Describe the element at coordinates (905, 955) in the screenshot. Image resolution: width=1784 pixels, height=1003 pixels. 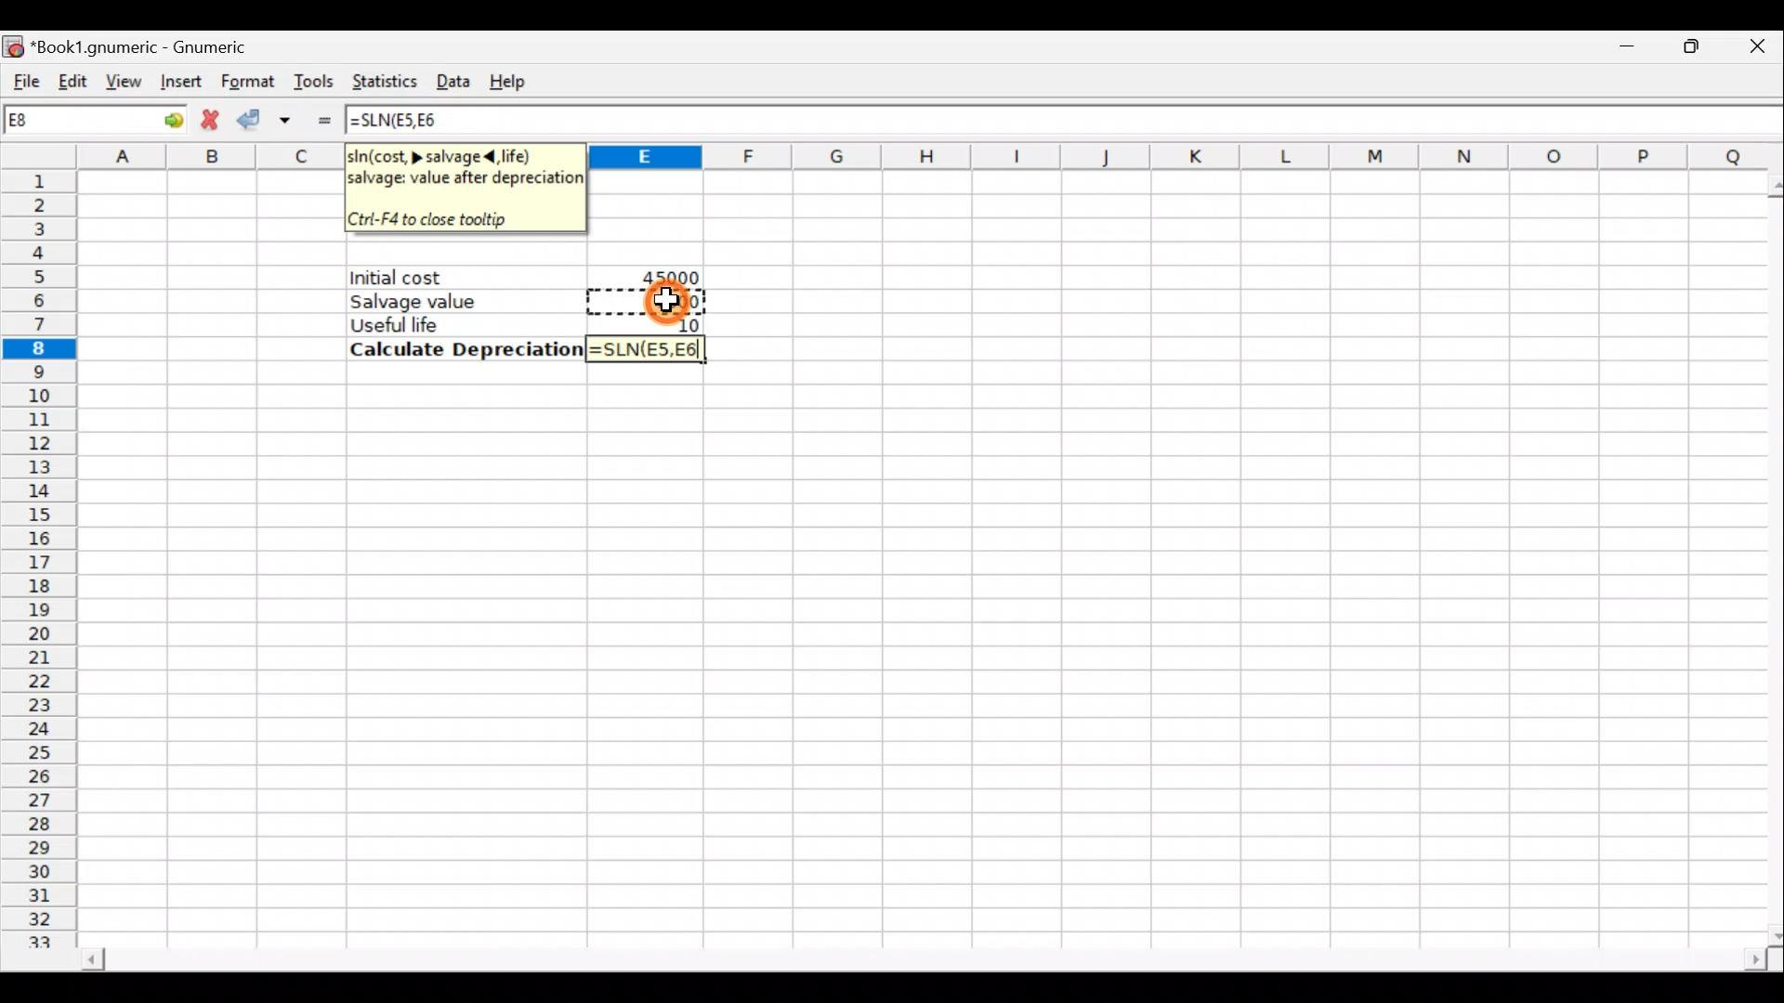
I see `Scroll bar` at that location.